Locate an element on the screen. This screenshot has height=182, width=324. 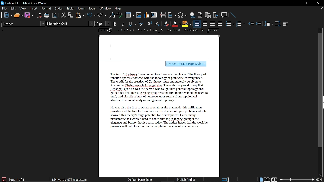
Single page view is located at coordinates (261, 179).